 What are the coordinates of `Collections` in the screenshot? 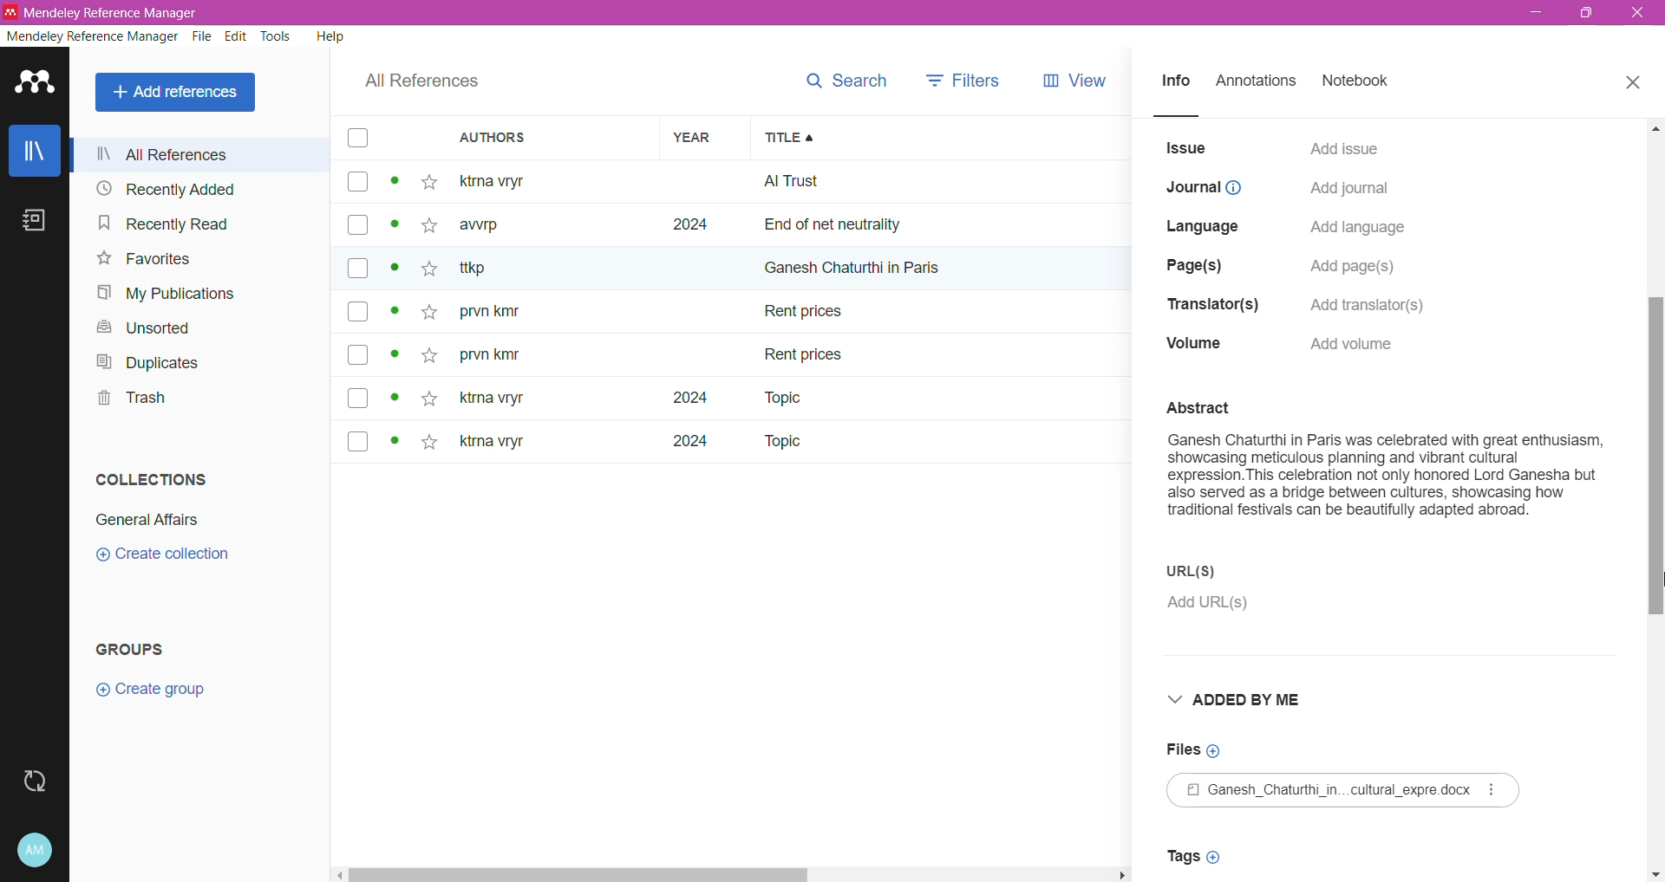 It's located at (149, 479).